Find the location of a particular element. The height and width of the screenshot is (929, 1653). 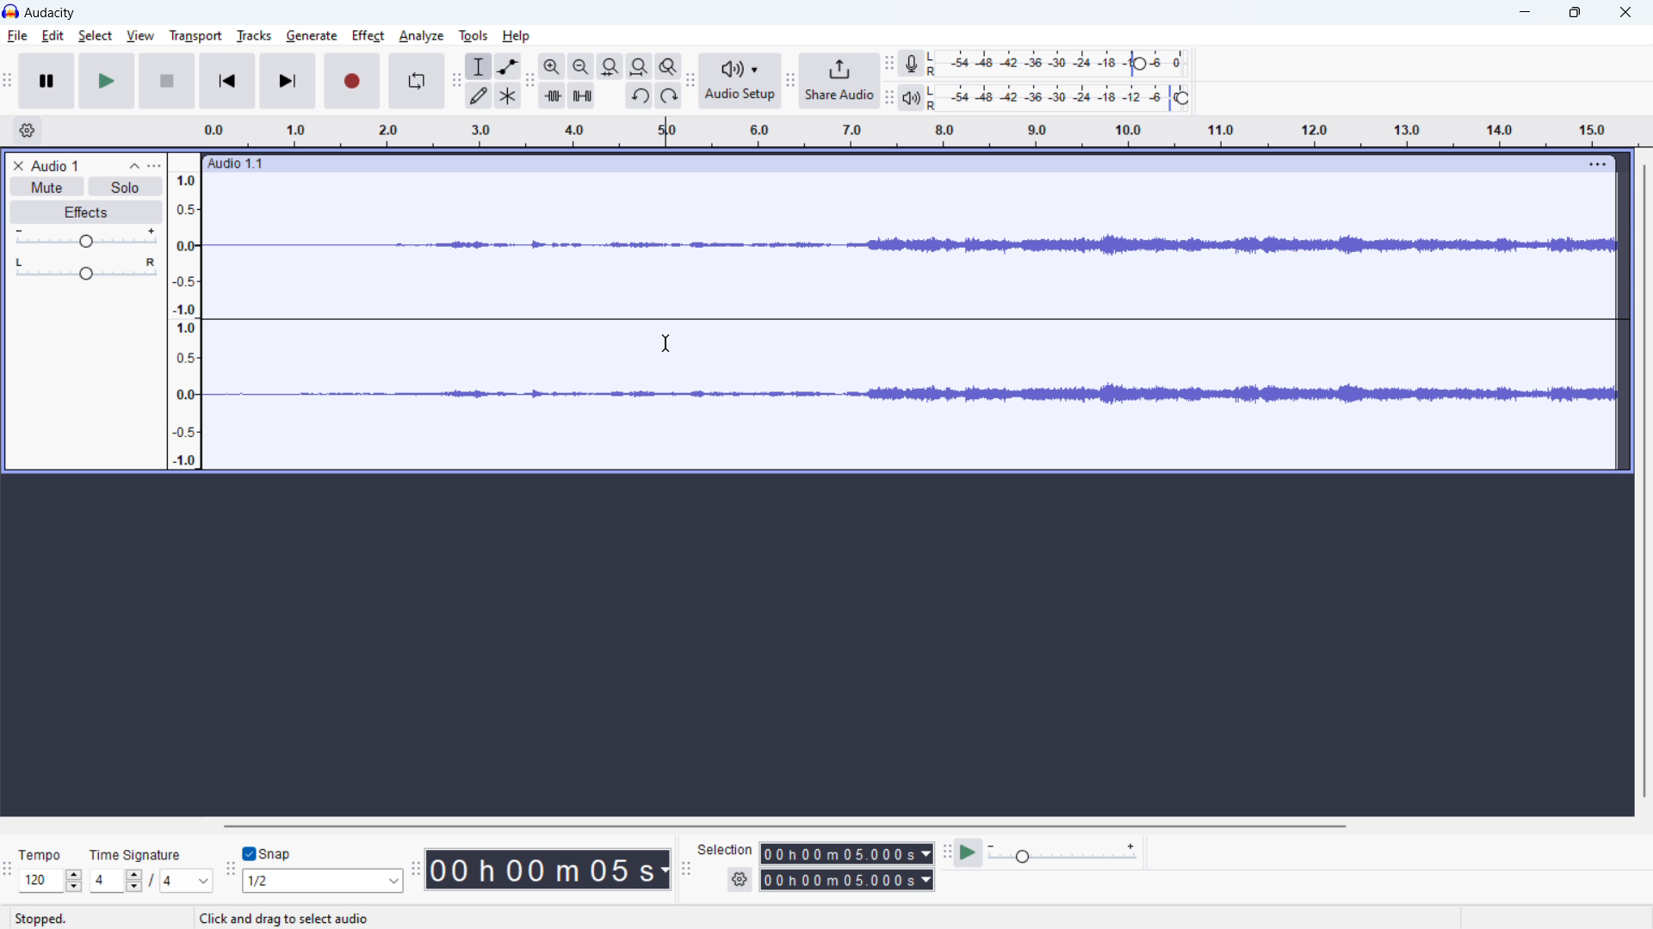

fit project to width is located at coordinates (640, 66).